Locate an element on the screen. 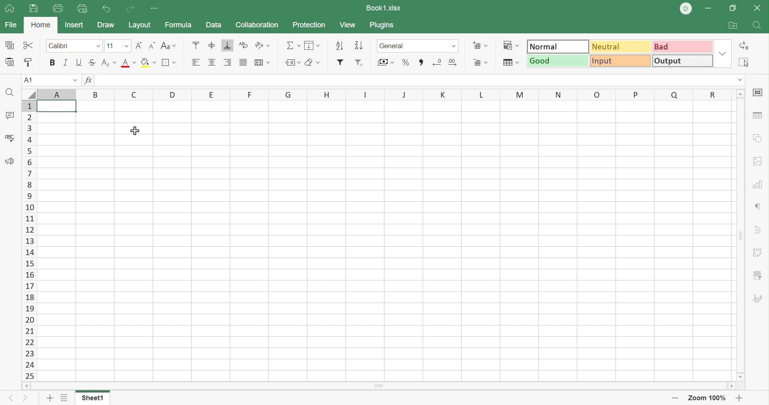 This screenshot has width=769, height=405. Comma style is located at coordinates (421, 63).